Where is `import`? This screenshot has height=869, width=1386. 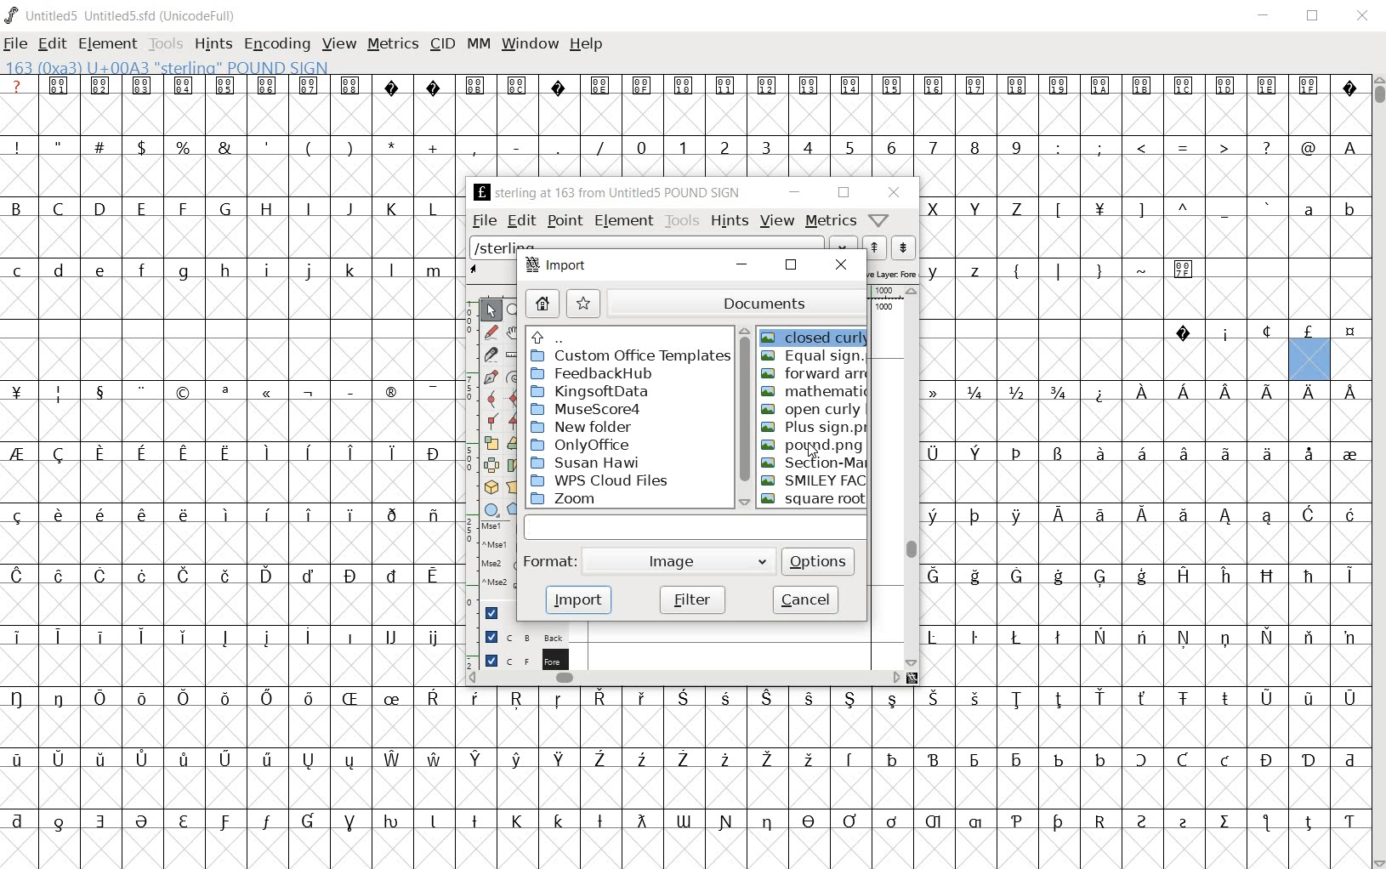 import is located at coordinates (574, 602).